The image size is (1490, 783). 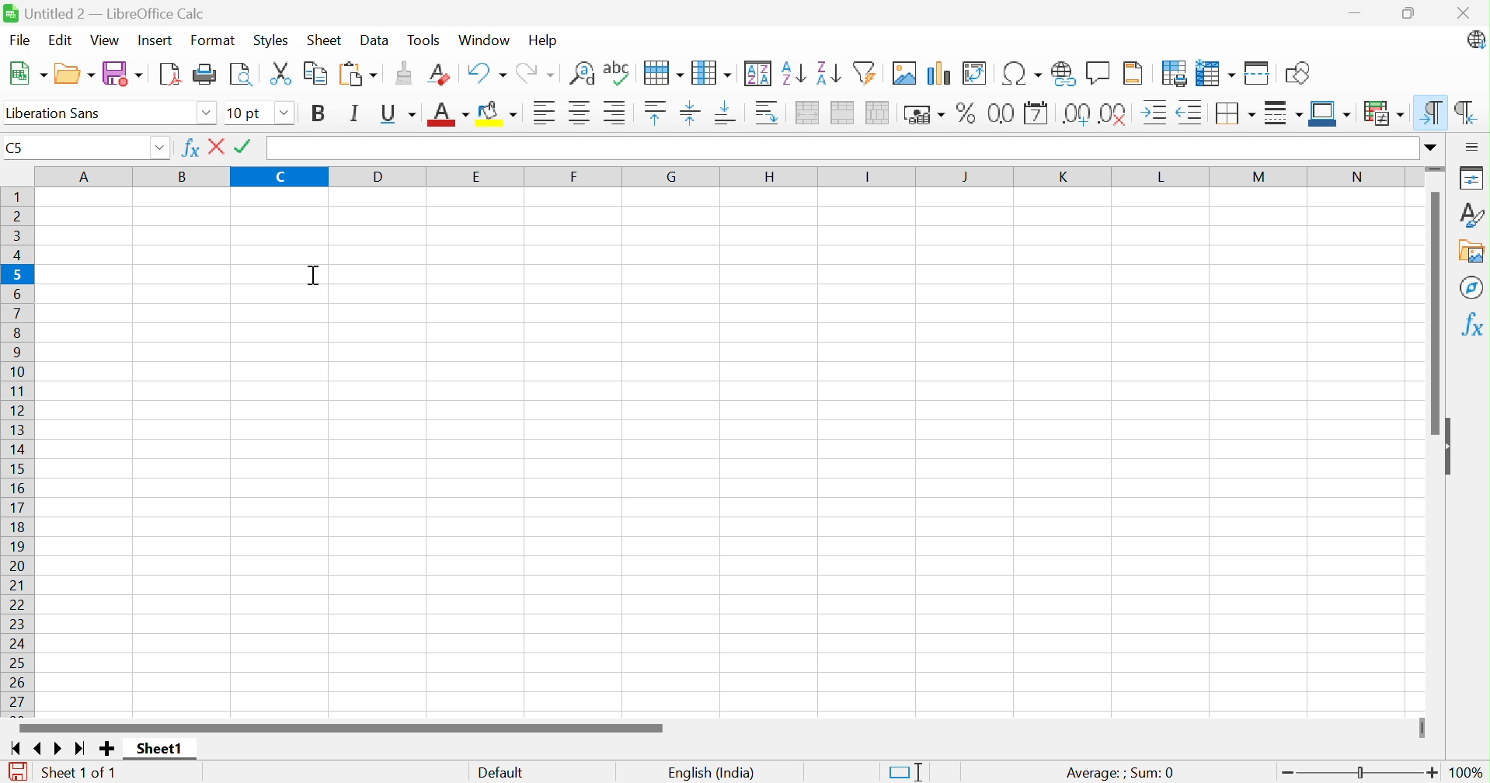 What do you see at coordinates (927, 115) in the screenshot?
I see `Format as currency` at bounding box center [927, 115].